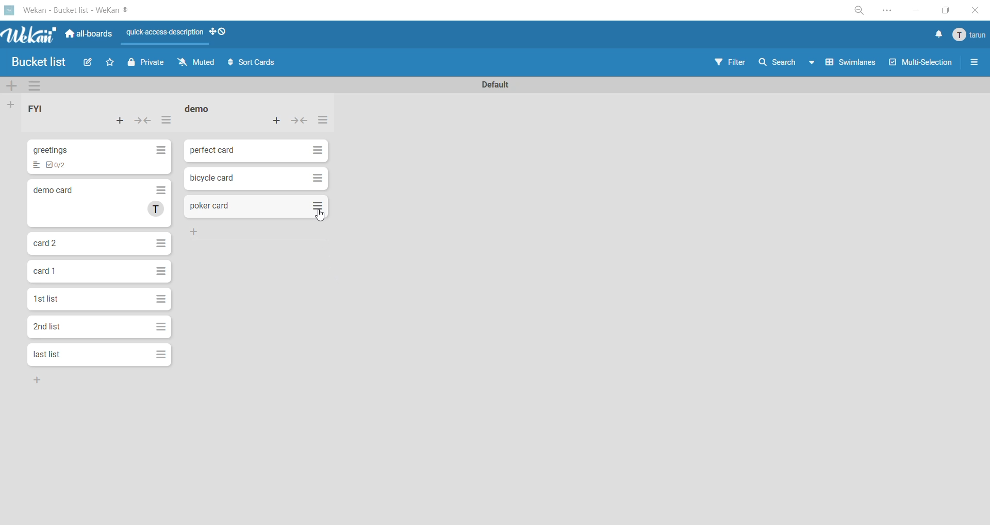 This screenshot has height=525, width=990. Describe the element at coordinates (321, 215) in the screenshot. I see `cursor` at that location.